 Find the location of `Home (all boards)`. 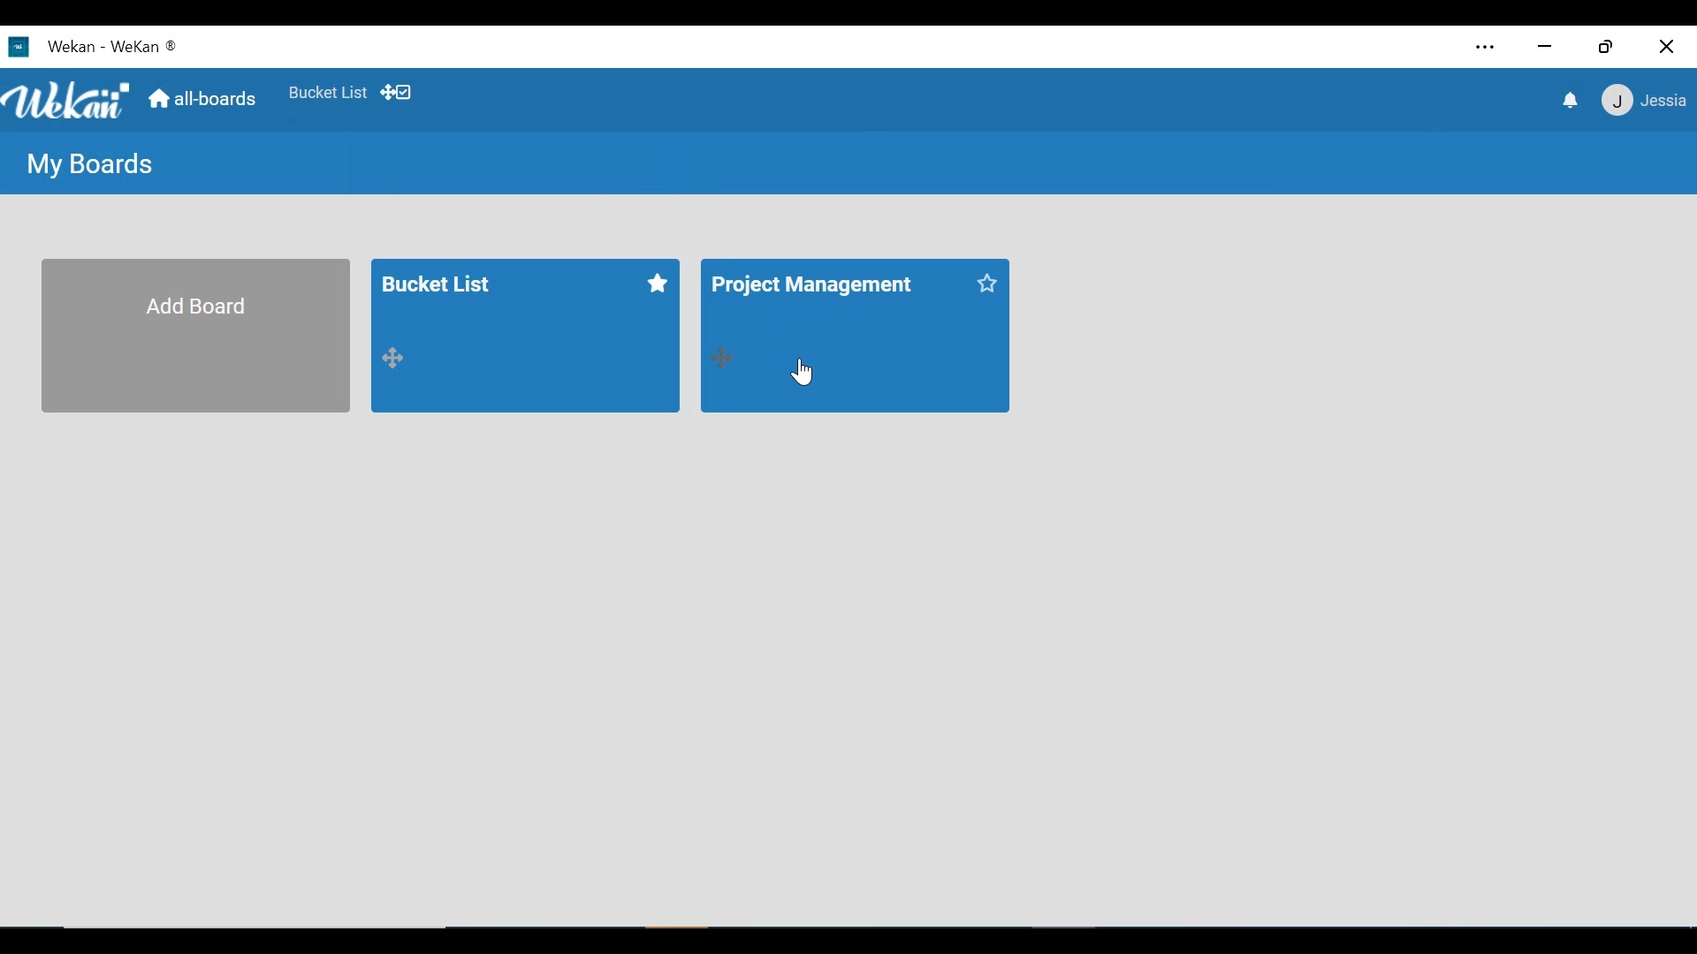

Home (all boards) is located at coordinates (203, 100).